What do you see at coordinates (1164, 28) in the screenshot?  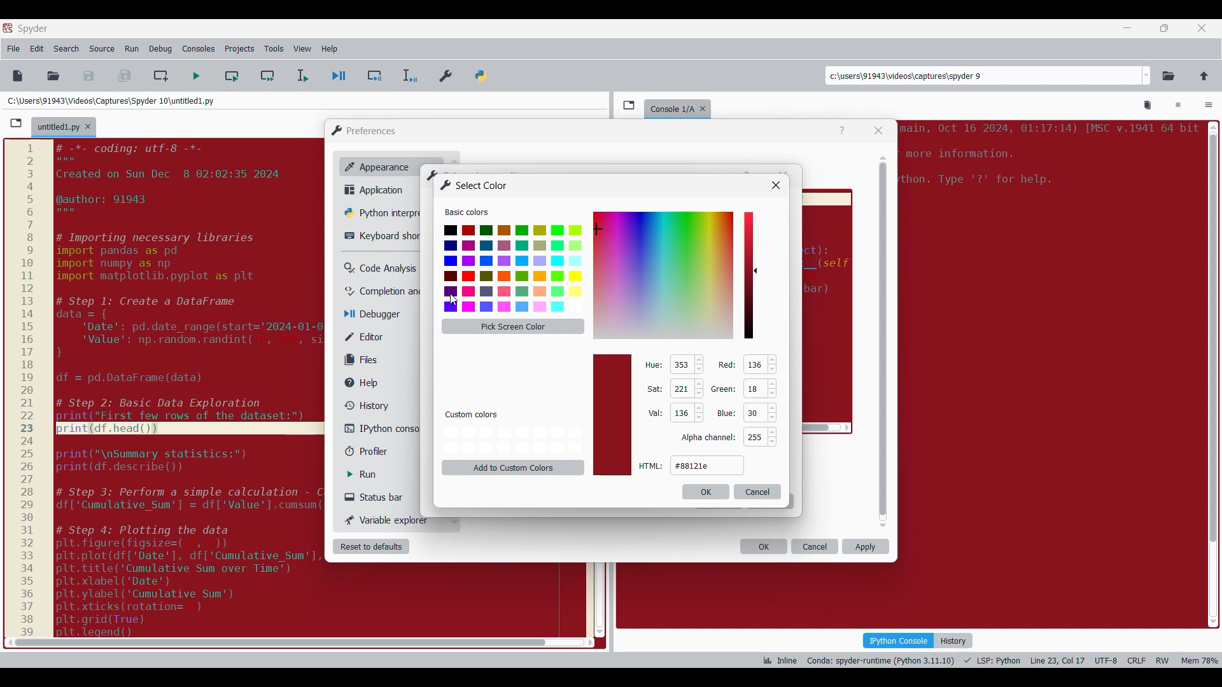 I see `Show in smaller tab` at bounding box center [1164, 28].